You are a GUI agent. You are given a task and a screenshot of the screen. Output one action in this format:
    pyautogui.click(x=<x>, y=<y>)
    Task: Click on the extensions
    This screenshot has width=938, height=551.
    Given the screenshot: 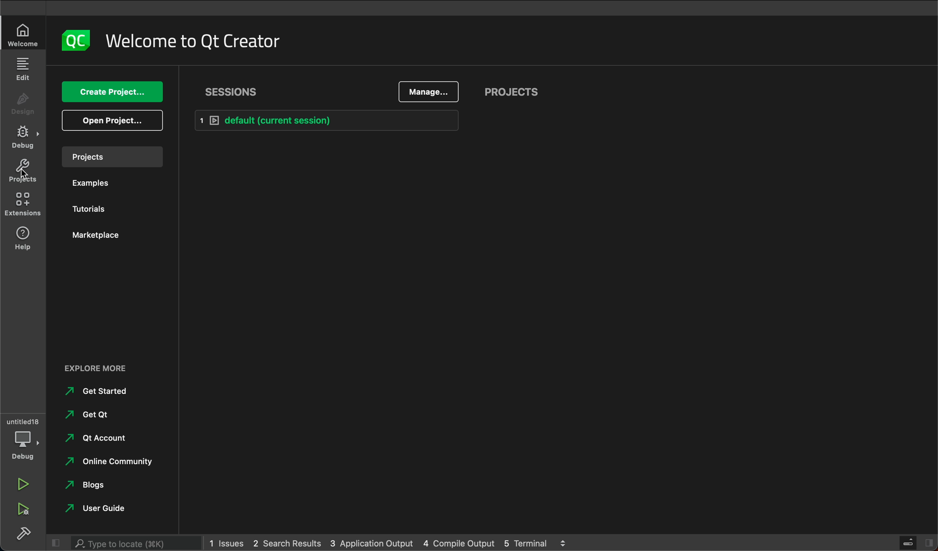 What is the action you would take?
    pyautogui.click(x=23, y=207)
    